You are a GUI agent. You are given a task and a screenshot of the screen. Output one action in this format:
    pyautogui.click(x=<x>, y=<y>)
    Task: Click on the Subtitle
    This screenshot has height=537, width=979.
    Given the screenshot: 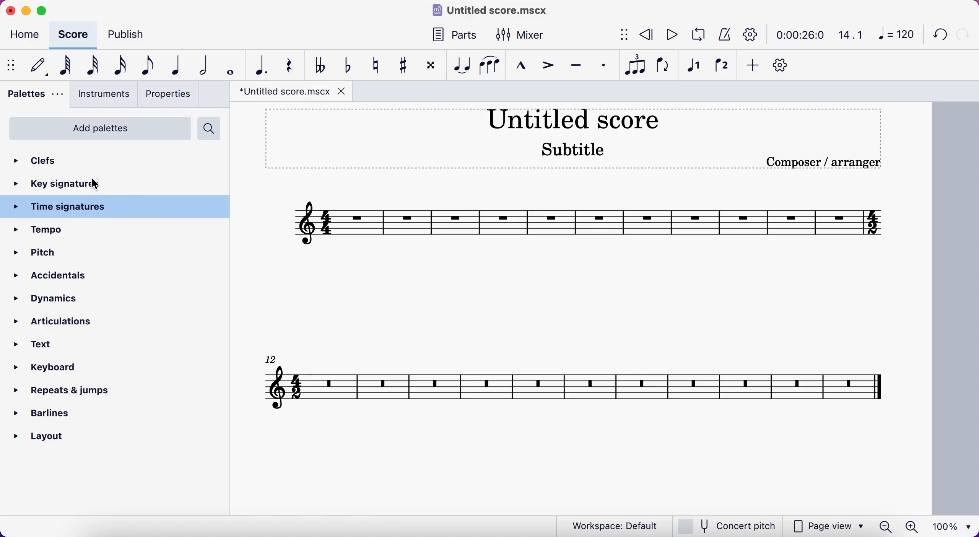 What is the action you would take?
    pyautogui.click(x=576, y=150)
    